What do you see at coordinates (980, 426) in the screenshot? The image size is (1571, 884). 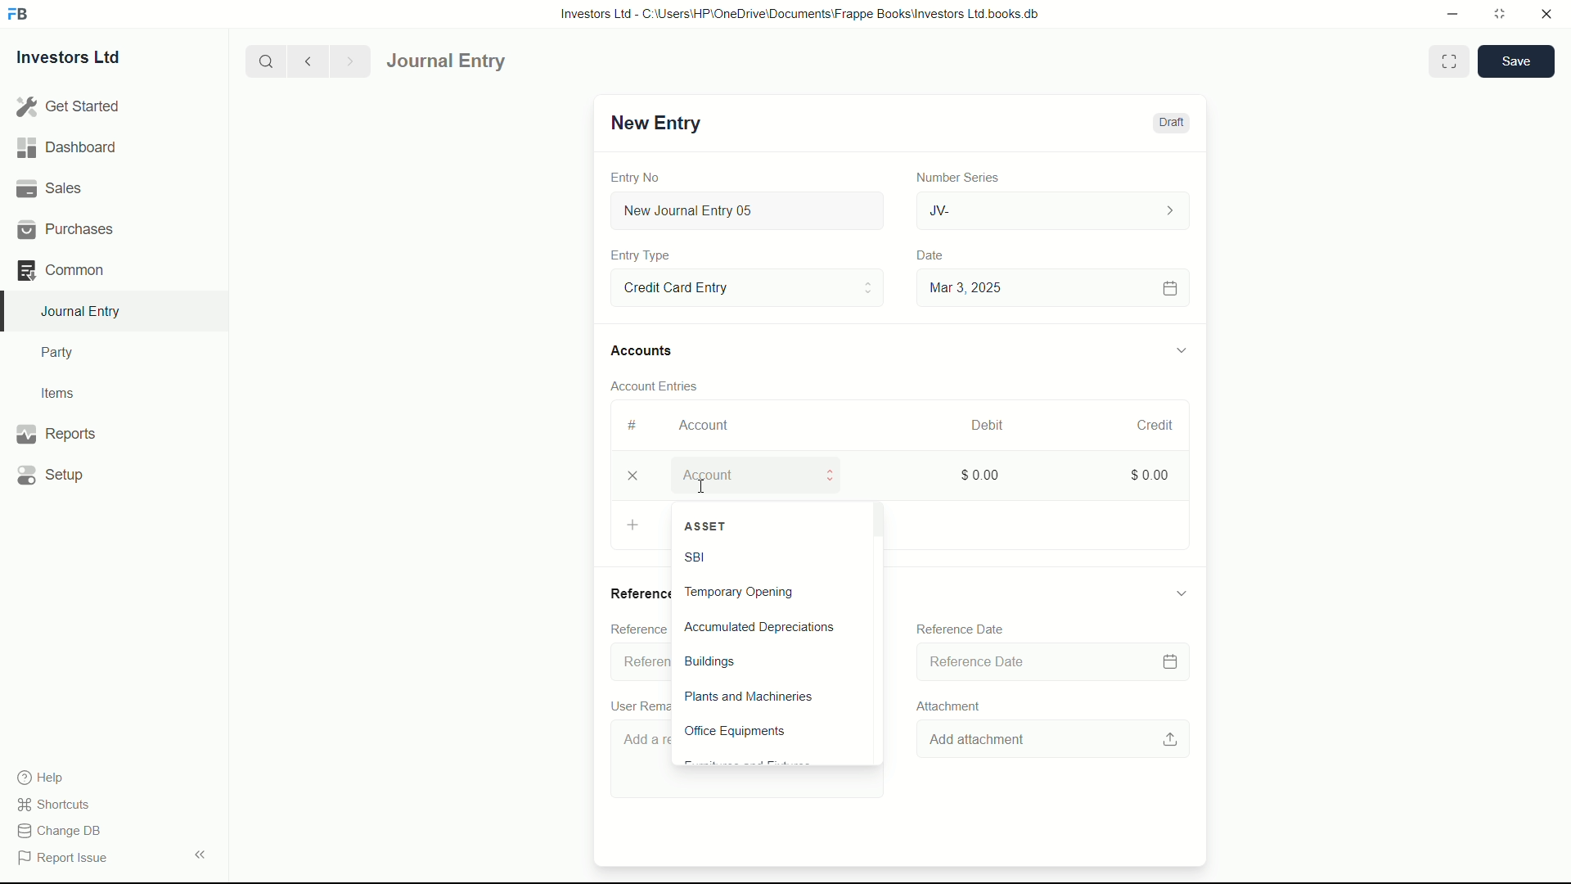 I see `Debit` at bounding box center [980, 426].